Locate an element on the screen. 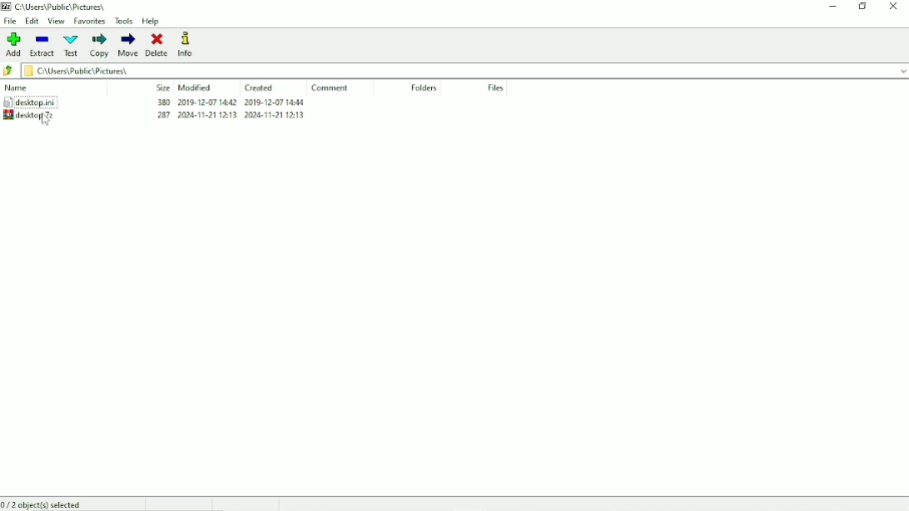  Favorites is located at coordinates (89, 22).